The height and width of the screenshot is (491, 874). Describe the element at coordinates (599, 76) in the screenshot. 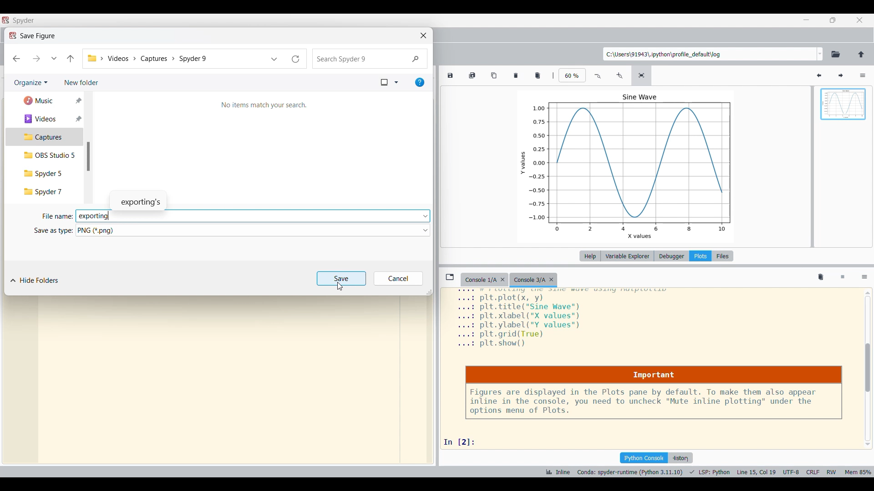

I see `Zoom out` at that location.